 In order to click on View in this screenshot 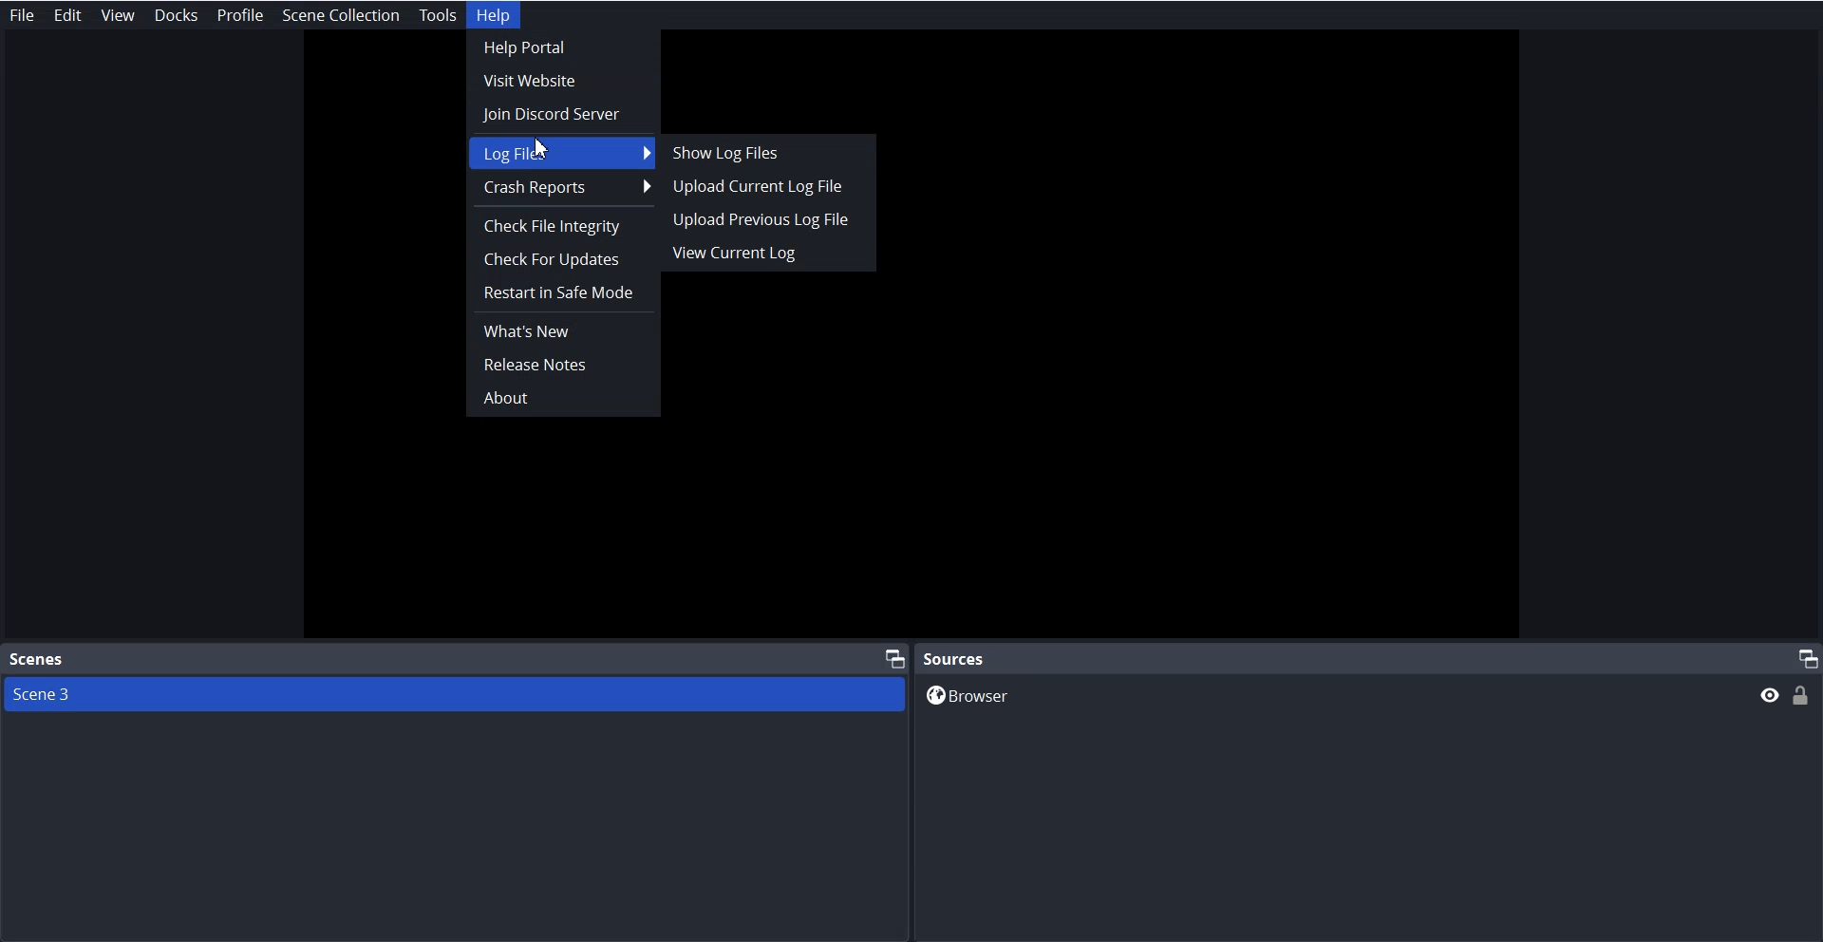, I will do `click(117, 13)`.